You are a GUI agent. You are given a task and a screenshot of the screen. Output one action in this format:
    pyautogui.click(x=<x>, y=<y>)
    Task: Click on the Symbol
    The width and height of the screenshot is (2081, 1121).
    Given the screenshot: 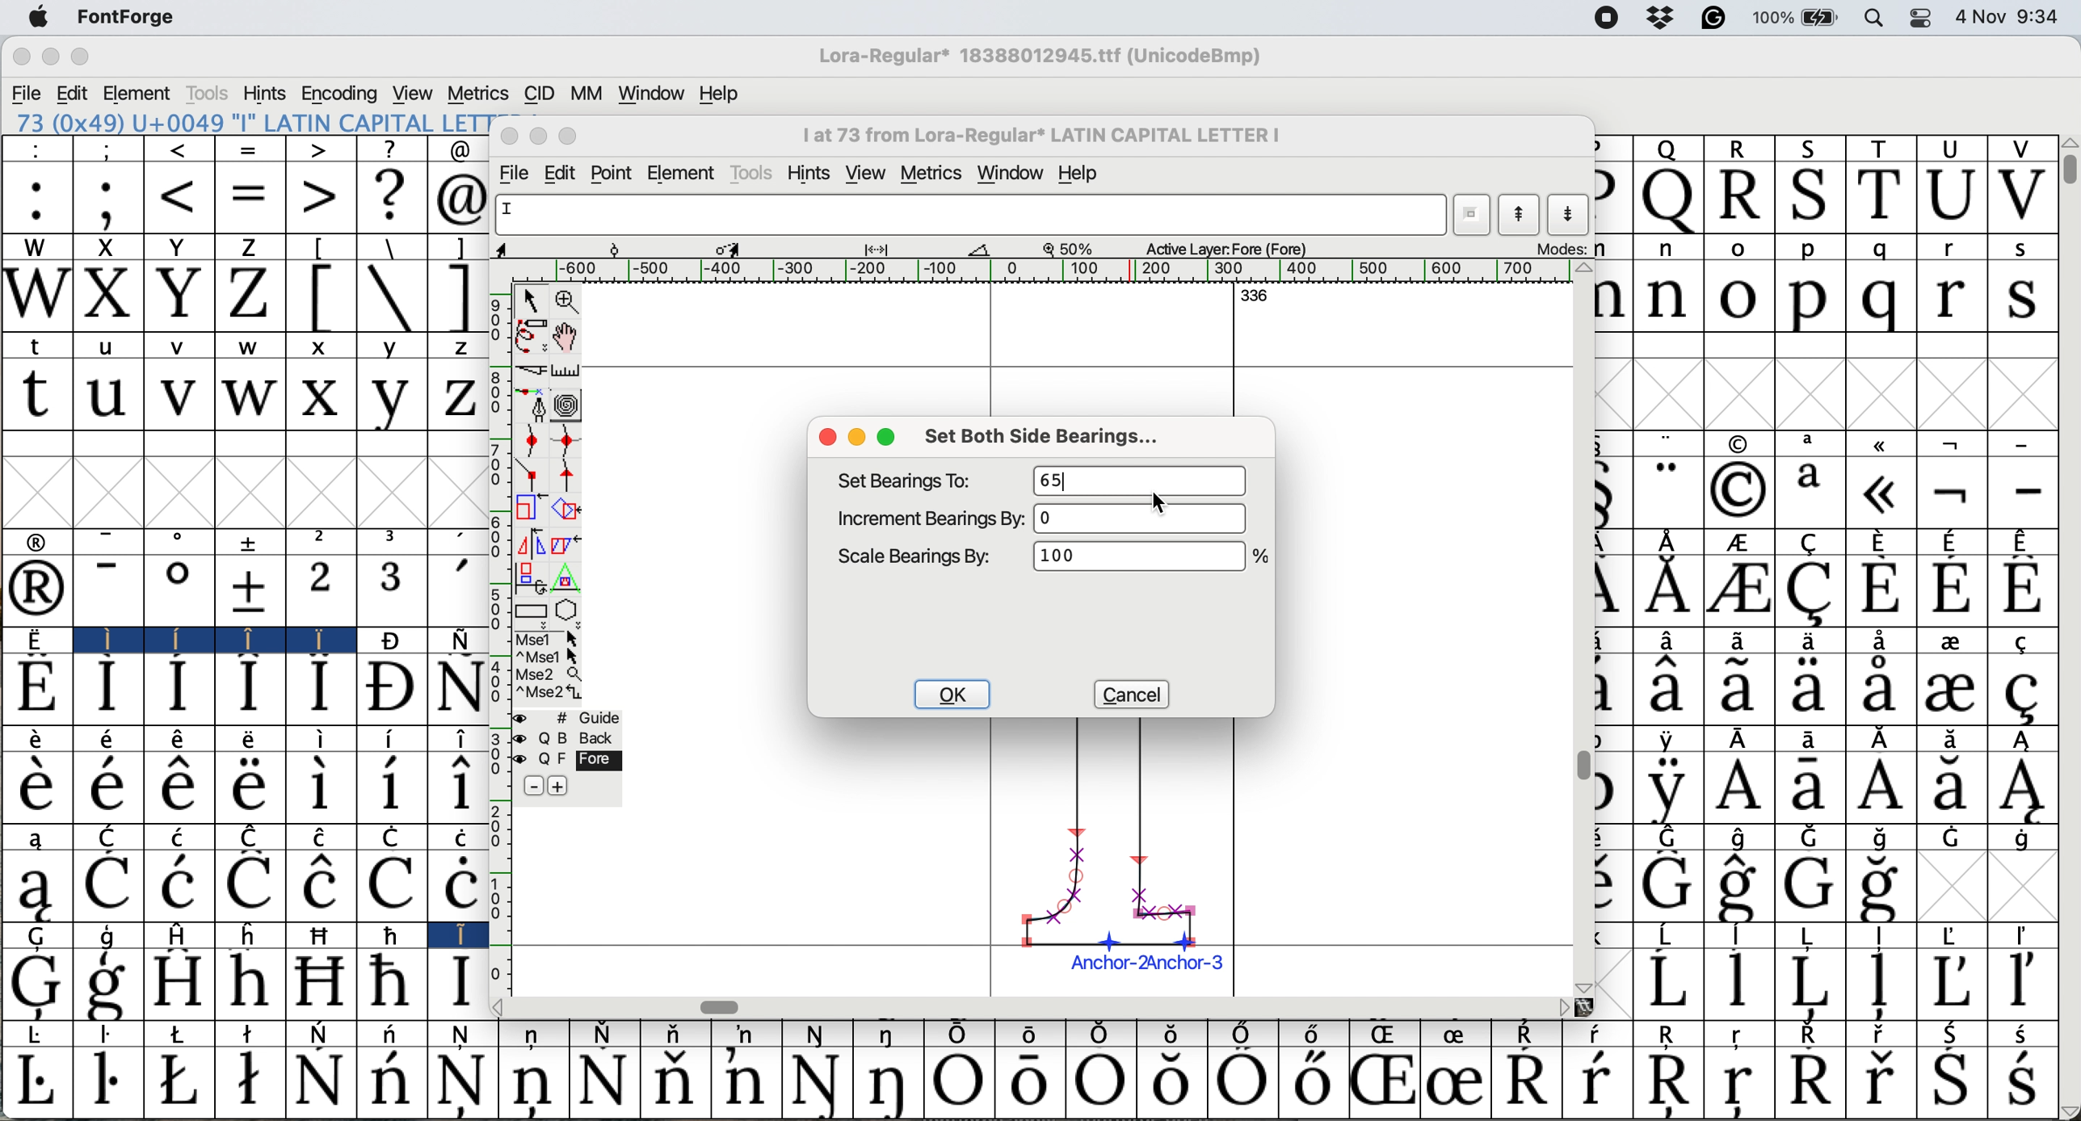 What is the action you would take?
    pyautogui.click(x=1669, y=739)
    